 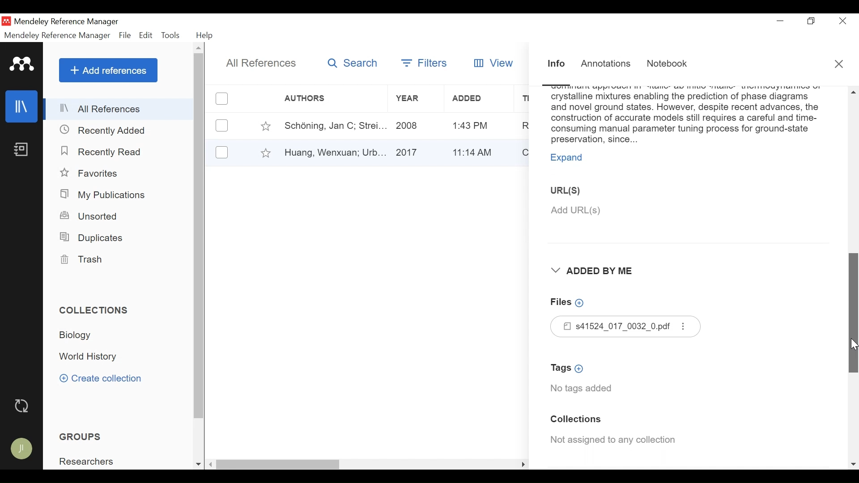 What do you see at coordinates (80, 259) in the screenshot?
I see `Trash` at bounding box center [80, 259].